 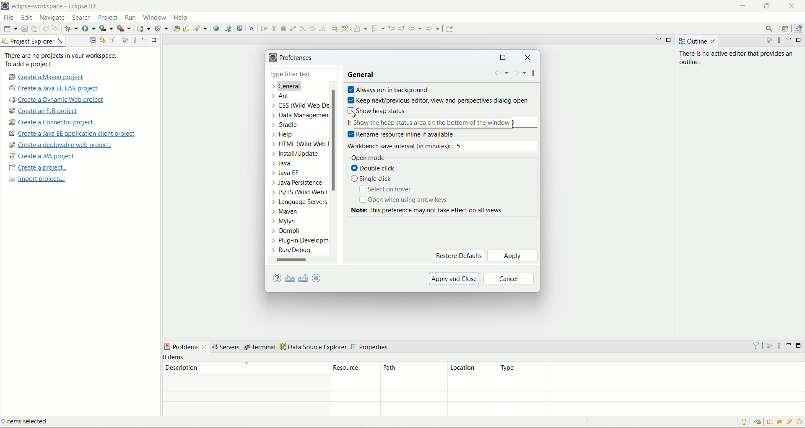 I want to click on focus on active task, so click(x=125, y=39).